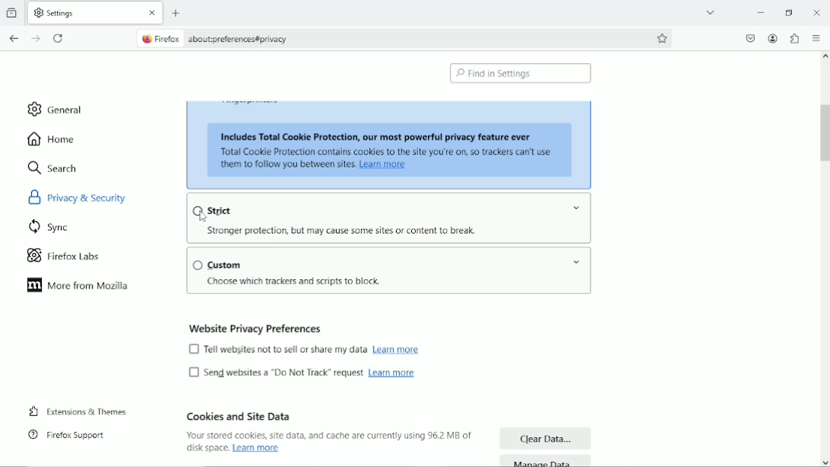 Image resolution: width=830 pixels, height=467 pixels. Describe the element at coordinates (36, 38) in the screenshot. I see `go forward` at that location.